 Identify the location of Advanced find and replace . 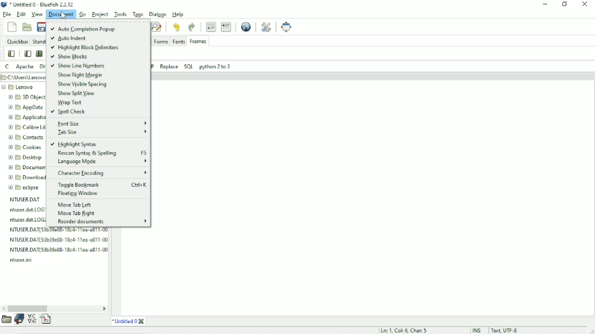
(157, 27).